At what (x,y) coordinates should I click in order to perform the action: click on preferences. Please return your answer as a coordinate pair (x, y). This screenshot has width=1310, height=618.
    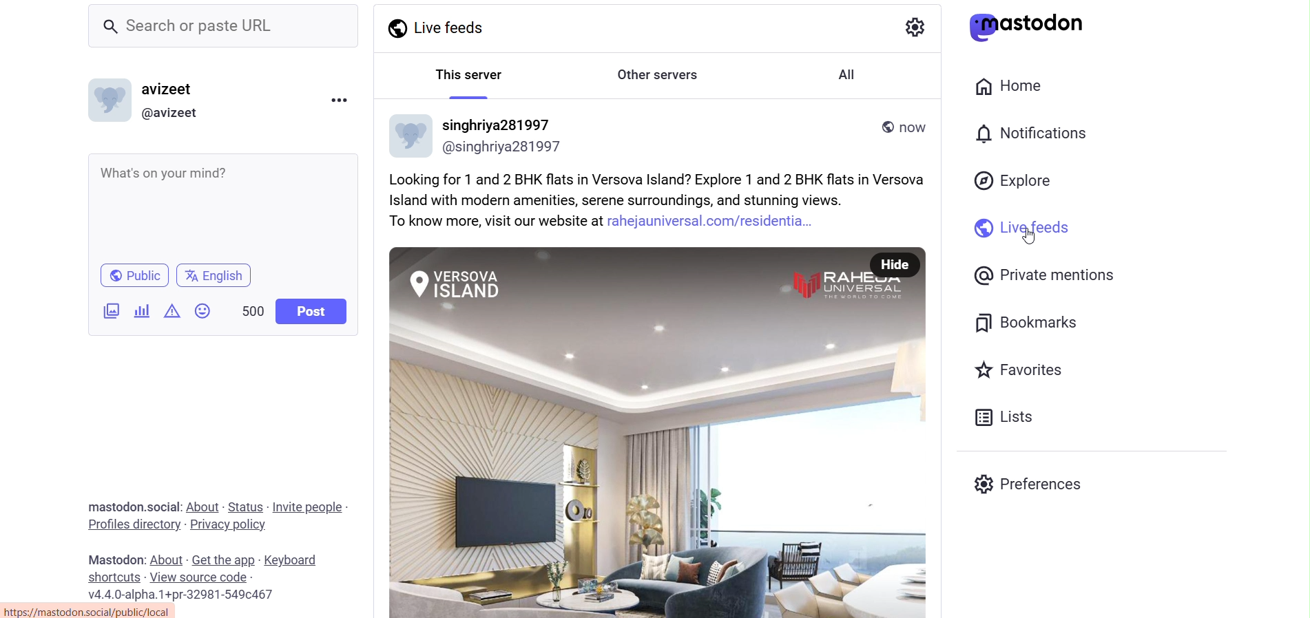
    Looking at the image, I should click on (1034, 487).